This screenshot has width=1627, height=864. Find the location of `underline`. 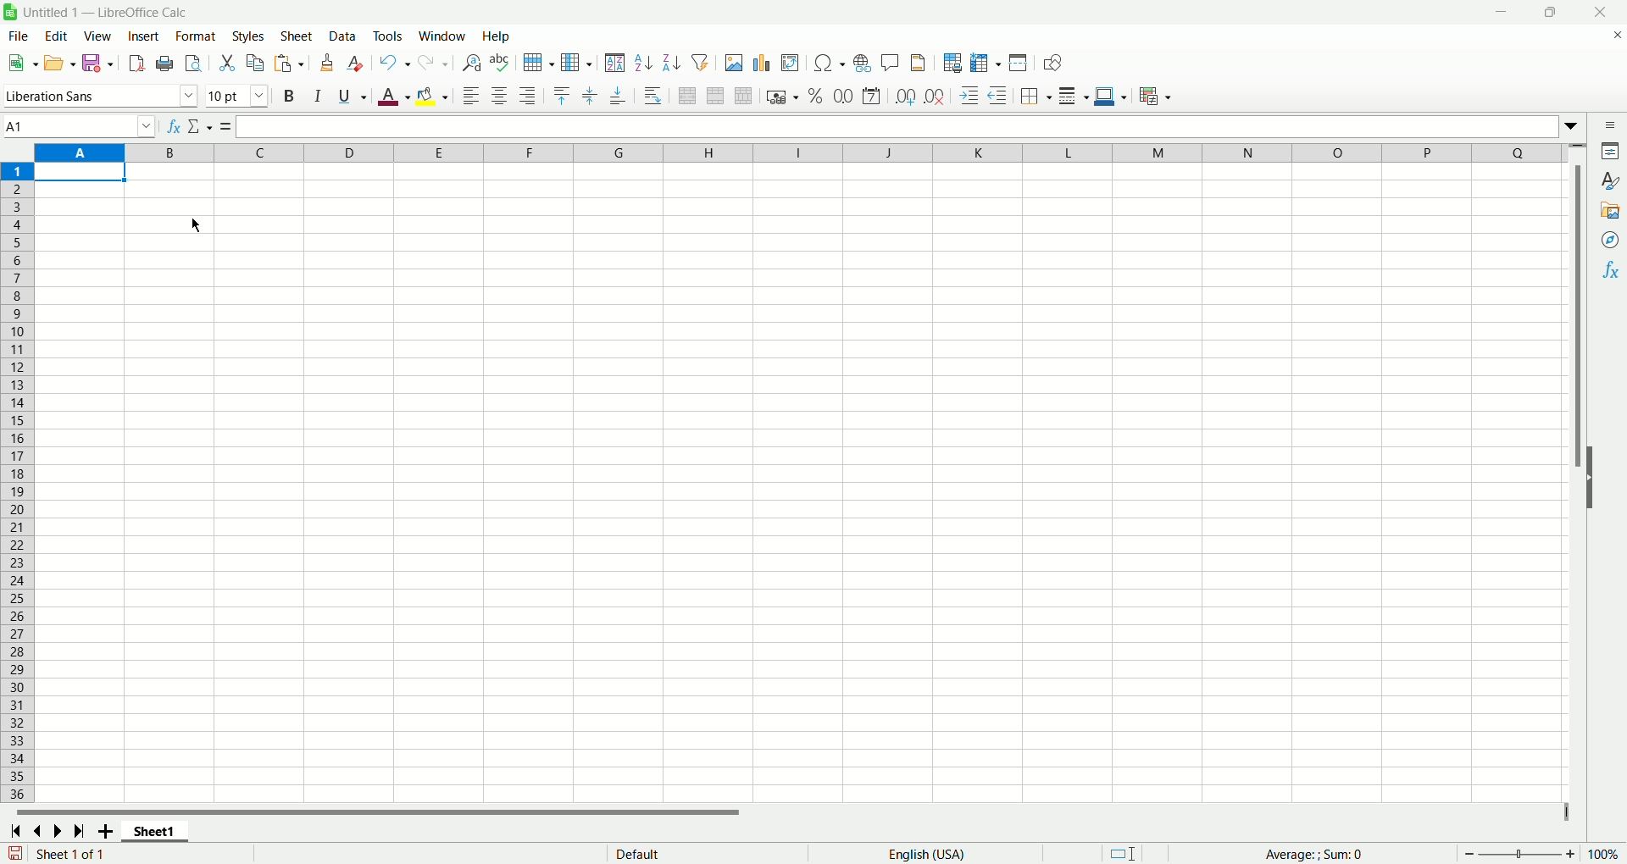

underline is located at coordinates (349, 99).